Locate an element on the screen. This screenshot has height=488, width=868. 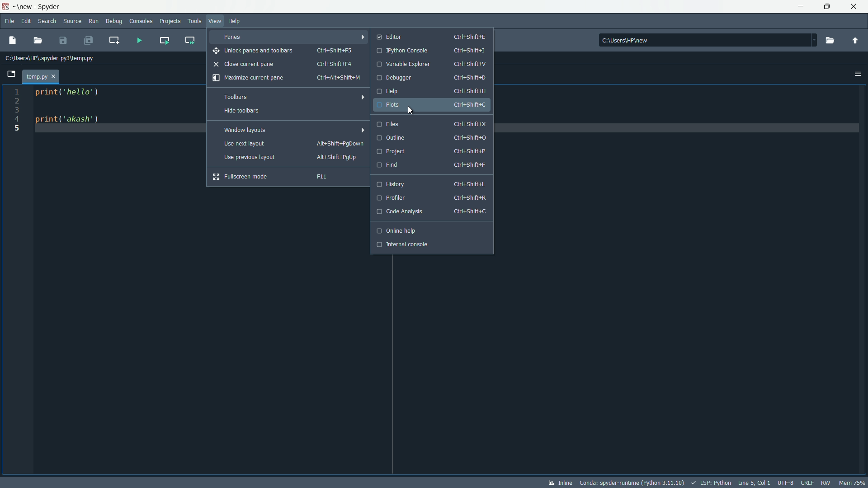
crlf is located at coordinates (808, 483).